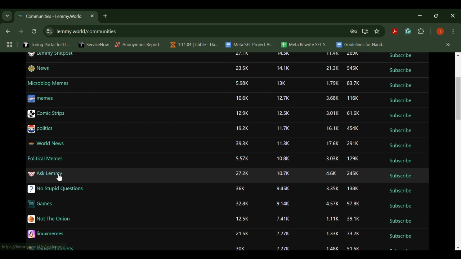  Describe the element at coordinates (400, 56) in the screenshot. I see `Subscribe` at that location.